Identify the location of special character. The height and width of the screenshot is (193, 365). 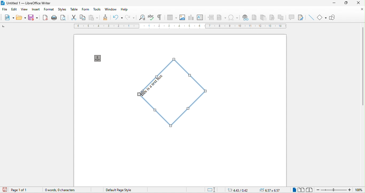
(234, 18).